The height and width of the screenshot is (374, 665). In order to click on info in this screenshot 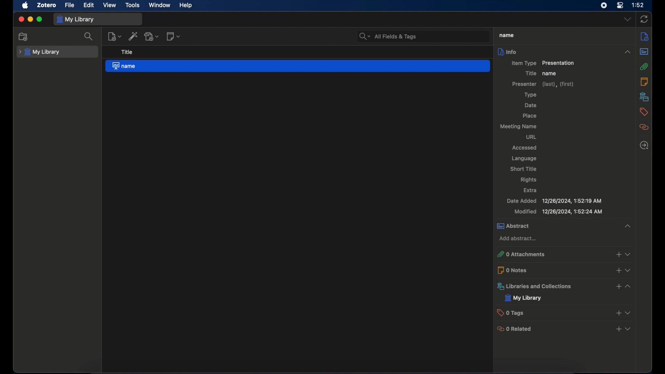, I will do `click(645, 37)`.